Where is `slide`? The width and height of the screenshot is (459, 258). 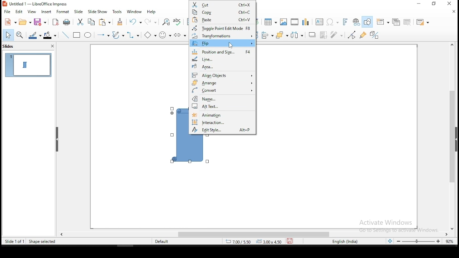 slide is located at coordinates (78, 12).